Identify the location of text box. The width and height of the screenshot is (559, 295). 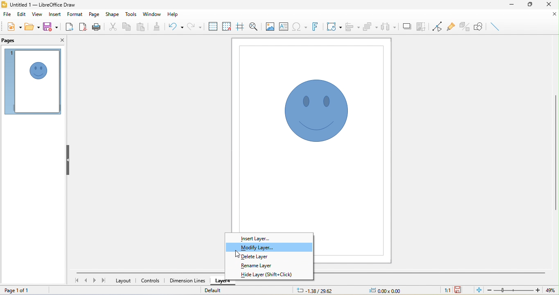
(284, 26).